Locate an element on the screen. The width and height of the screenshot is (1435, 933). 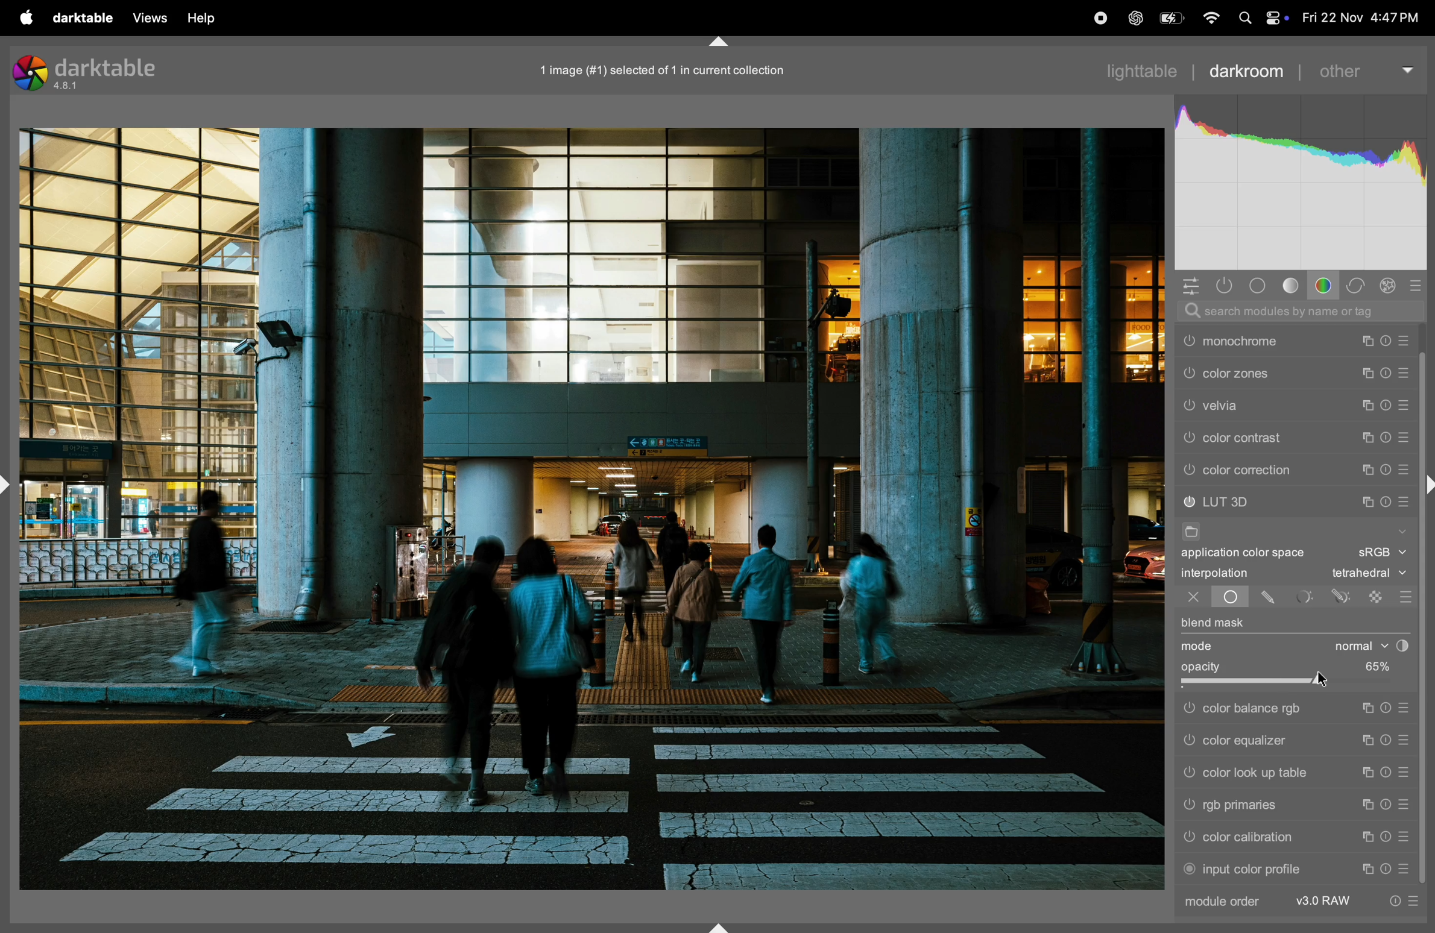
close is located at coordinates (1186, 598).